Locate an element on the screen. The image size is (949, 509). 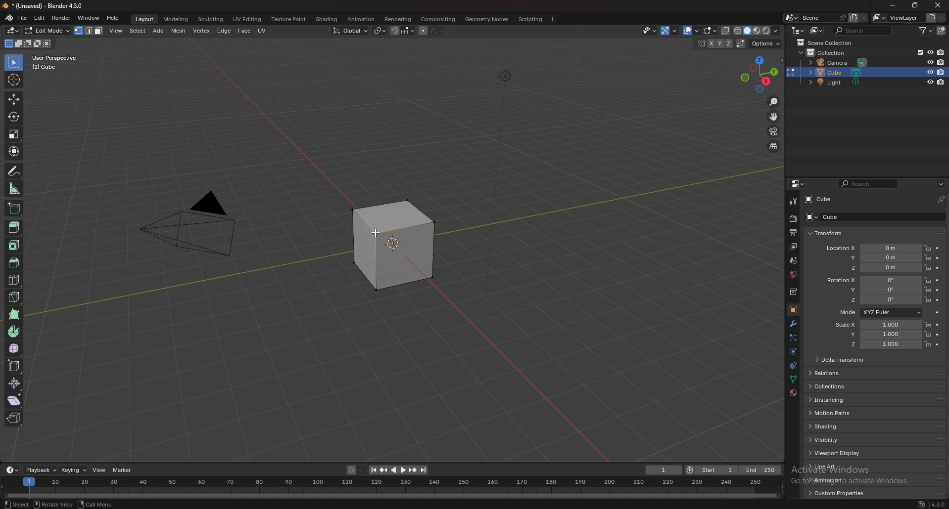
texture paint is located at coordinates (289, 19).